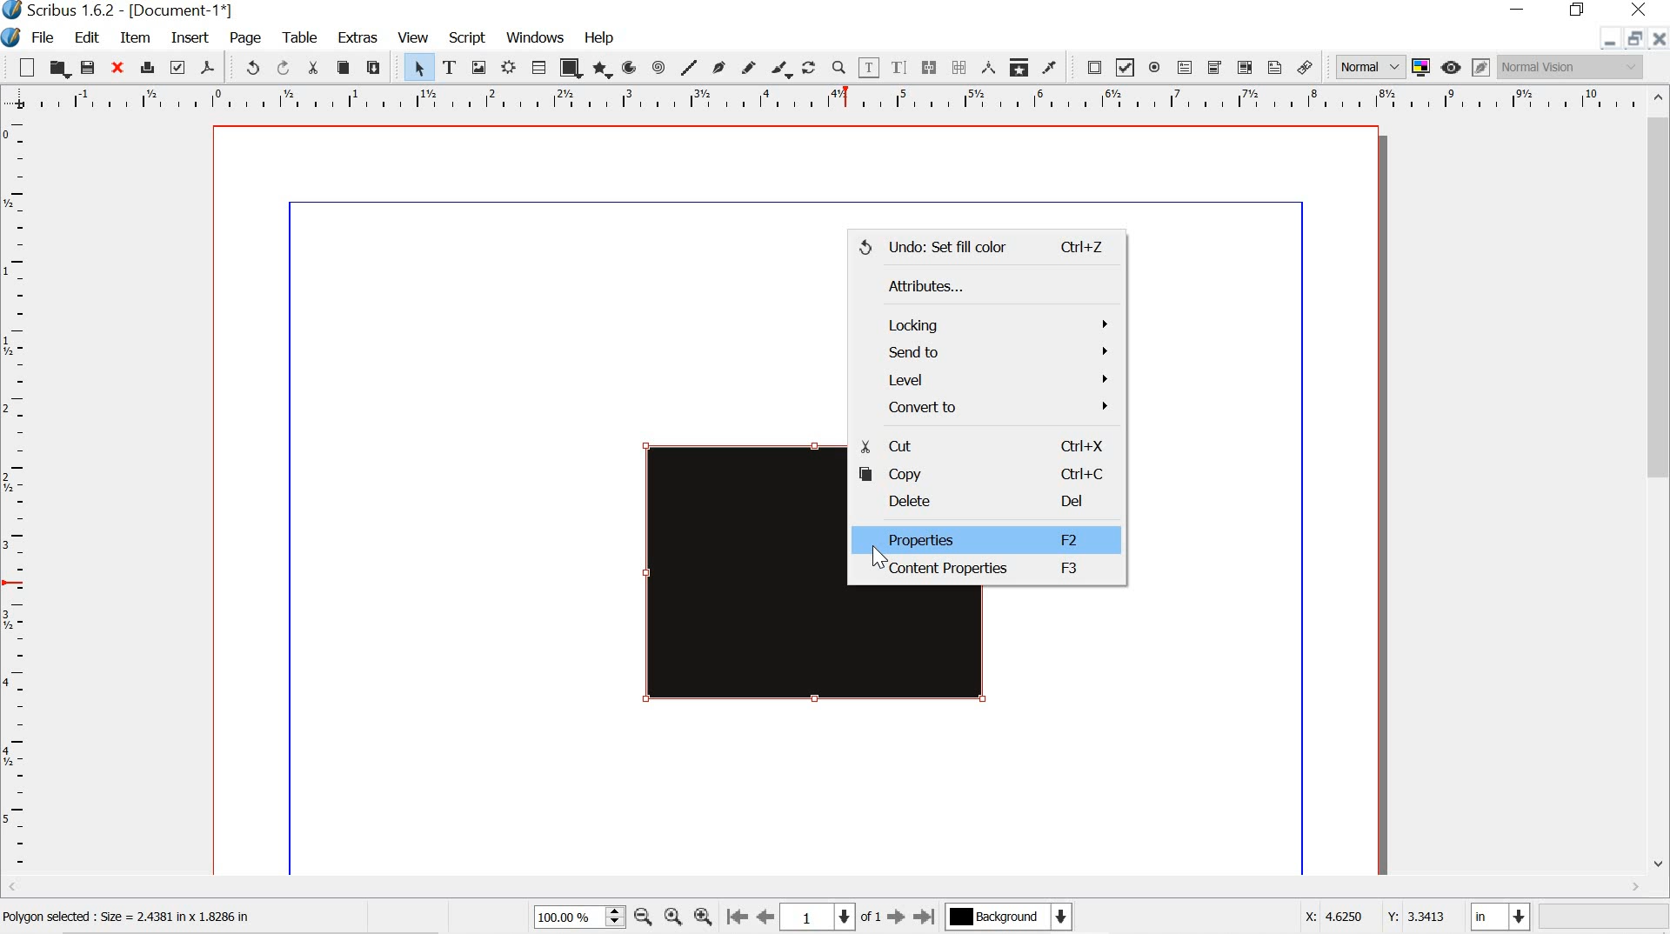 The width and height of the screenshot is (1670, 934). I want to click on spiral, so click(658, 67).